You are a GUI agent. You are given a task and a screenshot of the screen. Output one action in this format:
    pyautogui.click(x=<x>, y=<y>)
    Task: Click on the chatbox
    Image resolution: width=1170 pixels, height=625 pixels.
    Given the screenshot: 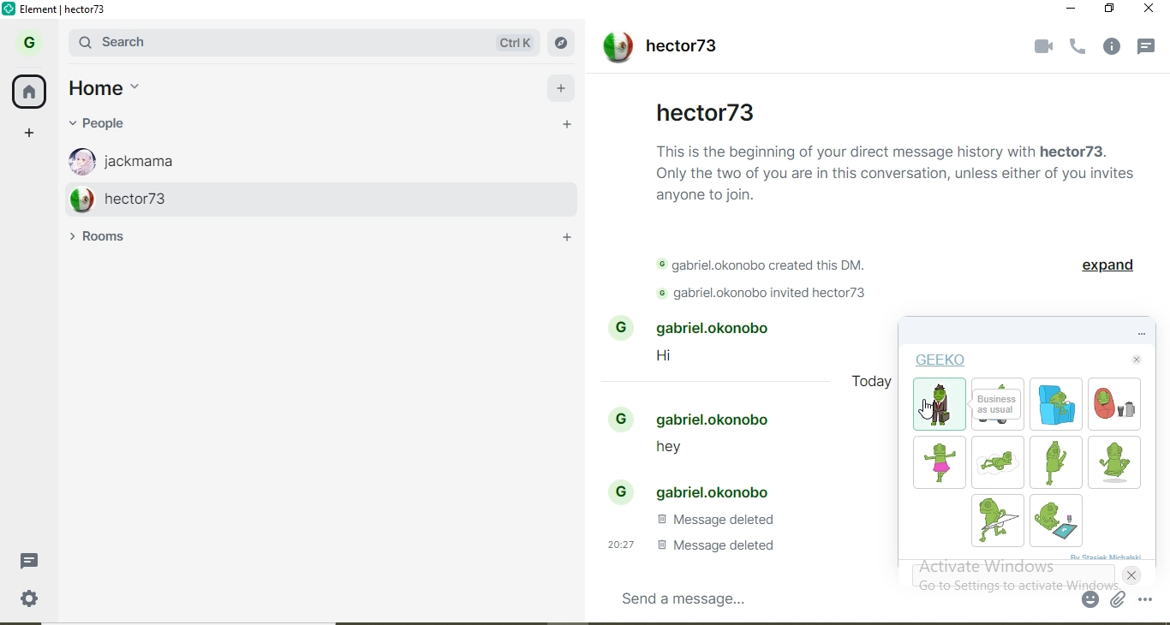 What is the action you would take?
    pyautogui.click(x=836, y=598)
    